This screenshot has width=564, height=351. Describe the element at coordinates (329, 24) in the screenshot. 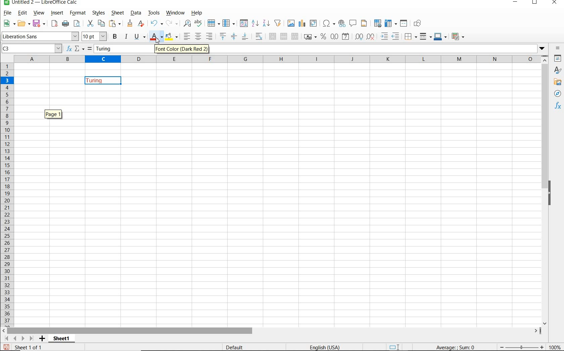

I see `INSERT SPECIAL CHARACTERS` at that location.